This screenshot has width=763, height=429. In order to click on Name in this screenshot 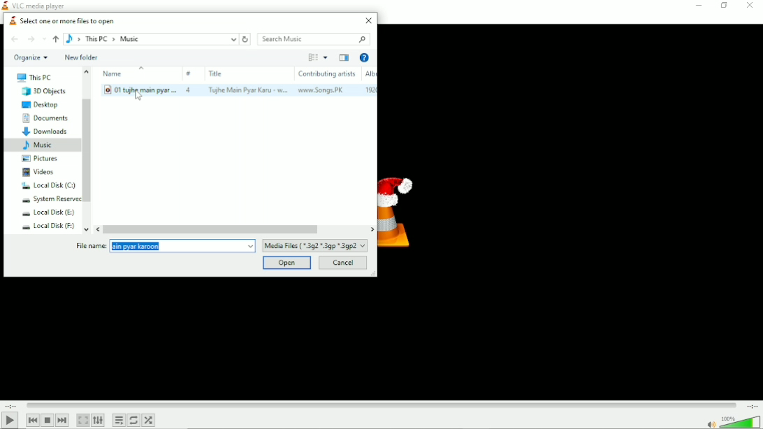, I will do `click(139, 84)`.